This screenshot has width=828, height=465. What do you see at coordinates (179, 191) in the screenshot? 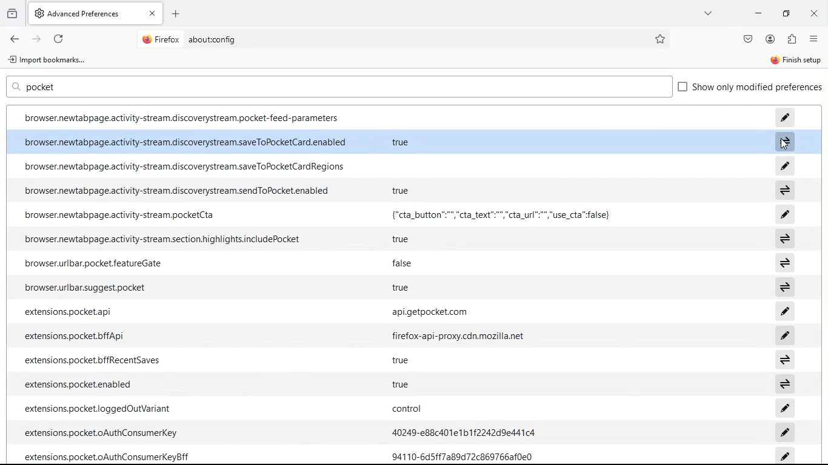
I see `browser.newtabpage.activity-stream.discoverystream.sendToPocket.enabled` at bounding box center [179, 191].